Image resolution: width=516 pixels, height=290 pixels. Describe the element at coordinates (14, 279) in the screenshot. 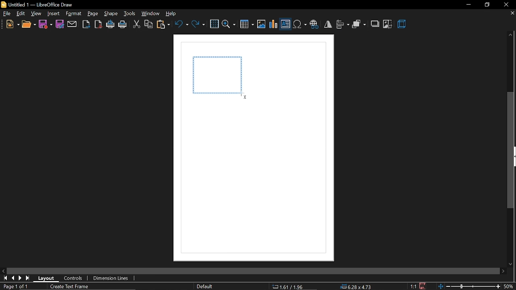

I see `previous page` at that location.